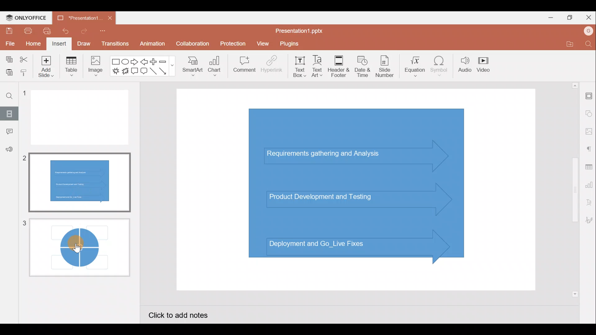 The image size is (596, 335). What do you see at coordinates (192, 44) in the screenshot?
I see `Collaboration` at bounding box center [192, 44].